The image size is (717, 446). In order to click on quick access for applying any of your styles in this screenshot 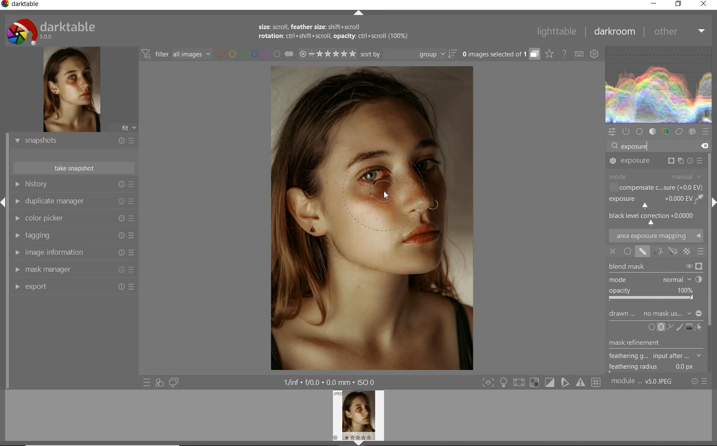, I will do `click(159, 383)`.